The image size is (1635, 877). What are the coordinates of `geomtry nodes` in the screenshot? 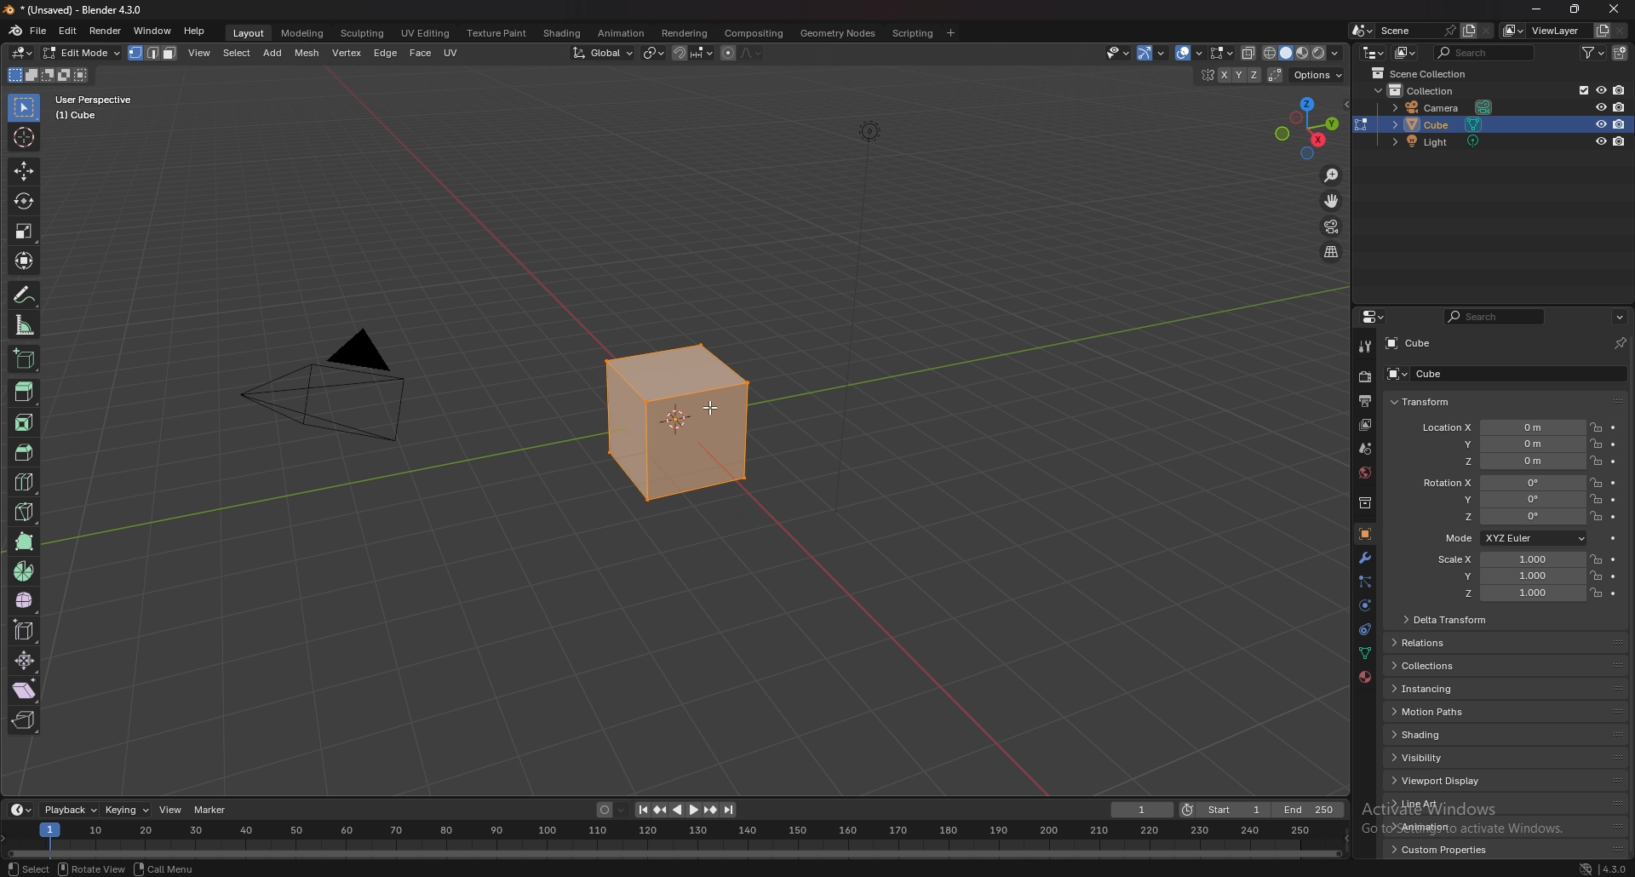 It's located at (840, 33).